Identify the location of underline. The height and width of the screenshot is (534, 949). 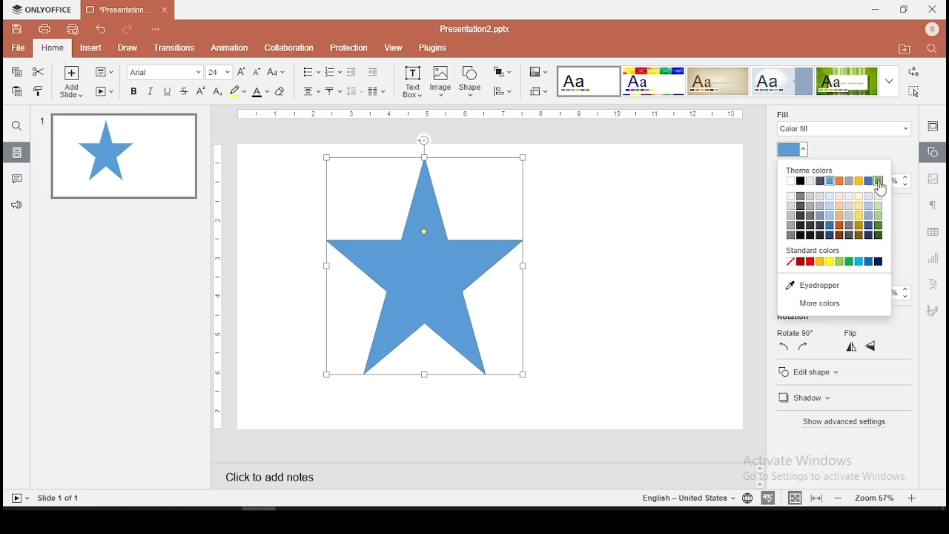
(168, 92).